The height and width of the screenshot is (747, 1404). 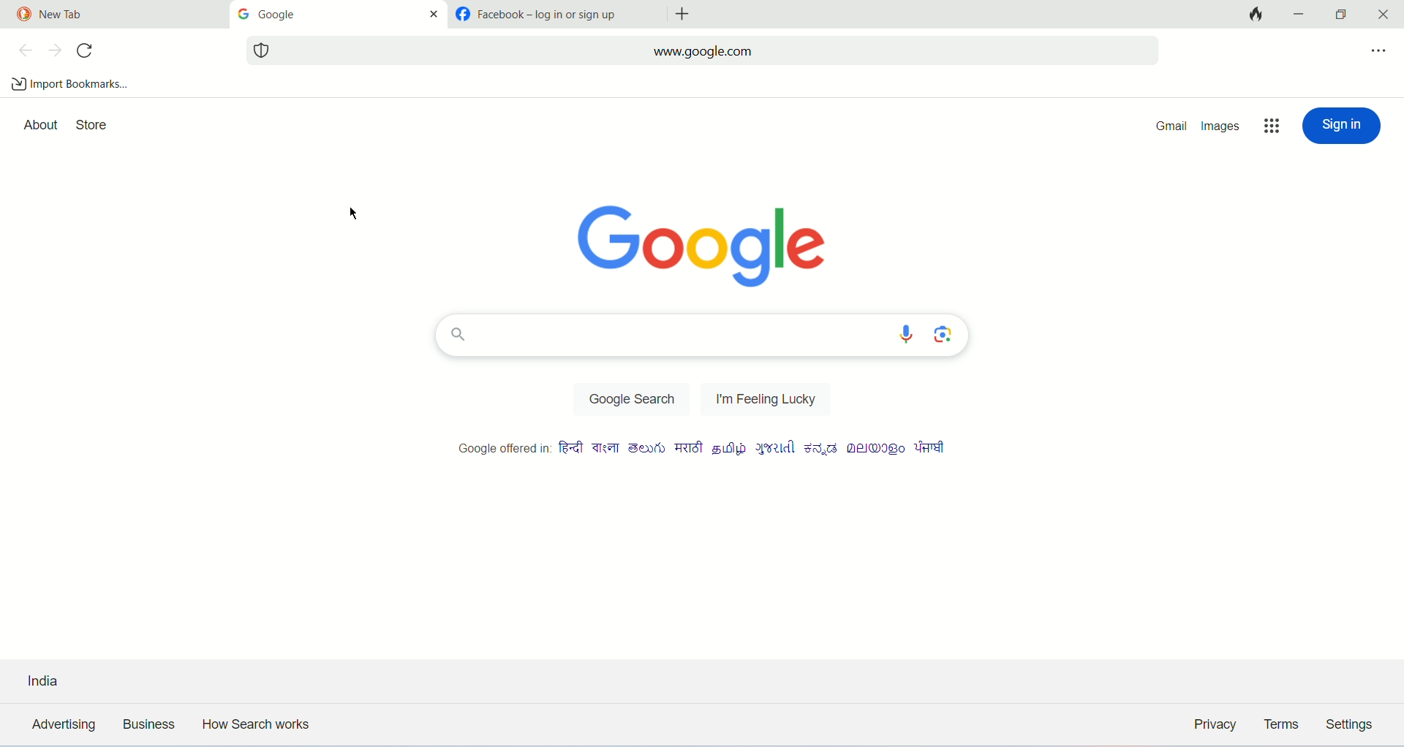 What do you see at coordinates (1257, 14) in the screenshot?
I see `close tab and clear data` at bounding box center [1257, 14].